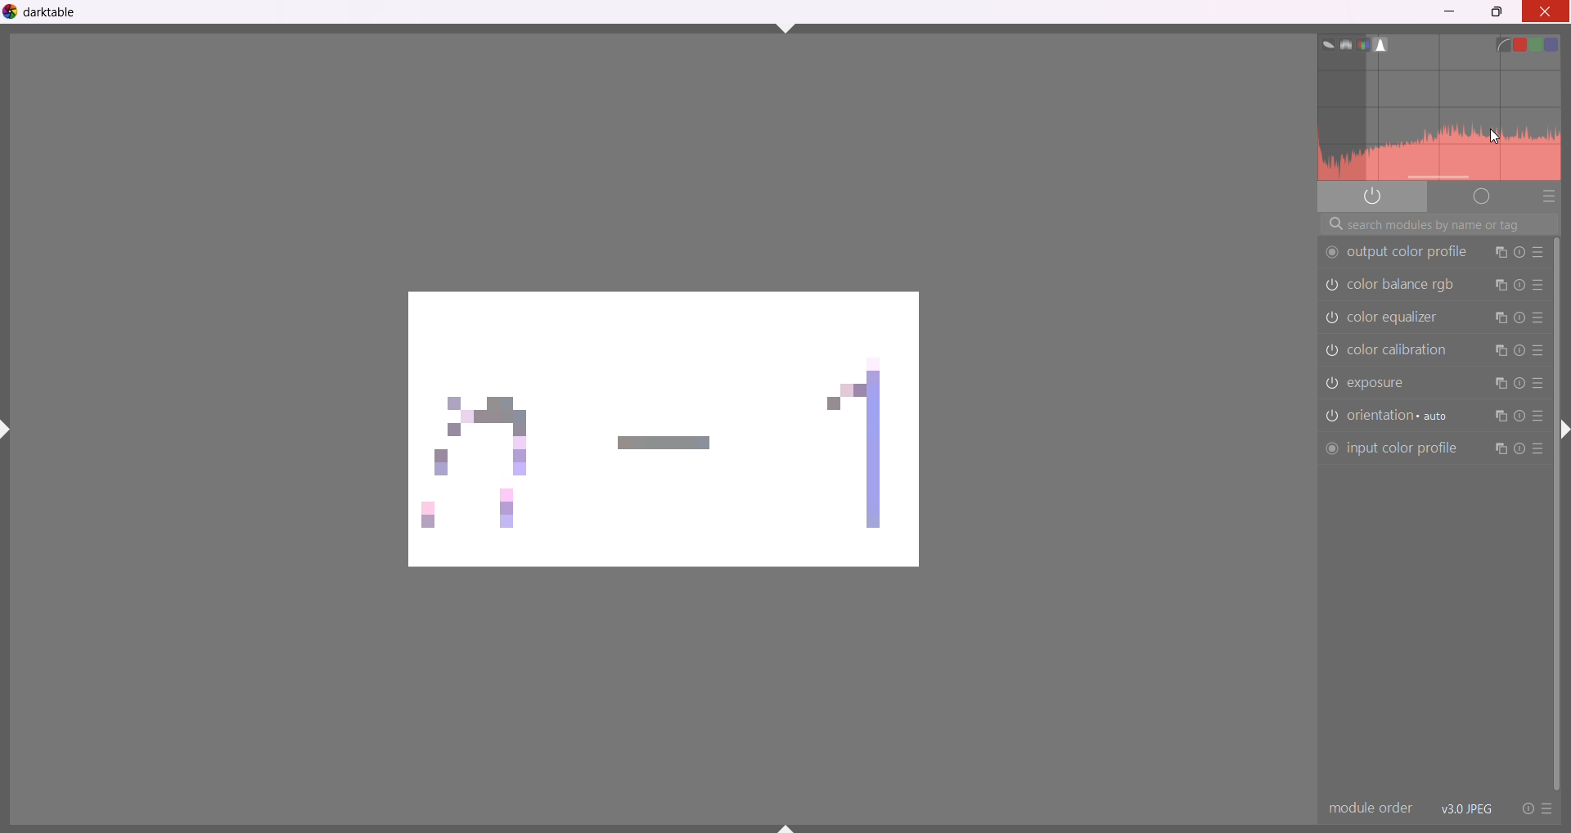  Describe the element at coordinates (1396, 253) in the screenshot. I see `output color profile` at that location.